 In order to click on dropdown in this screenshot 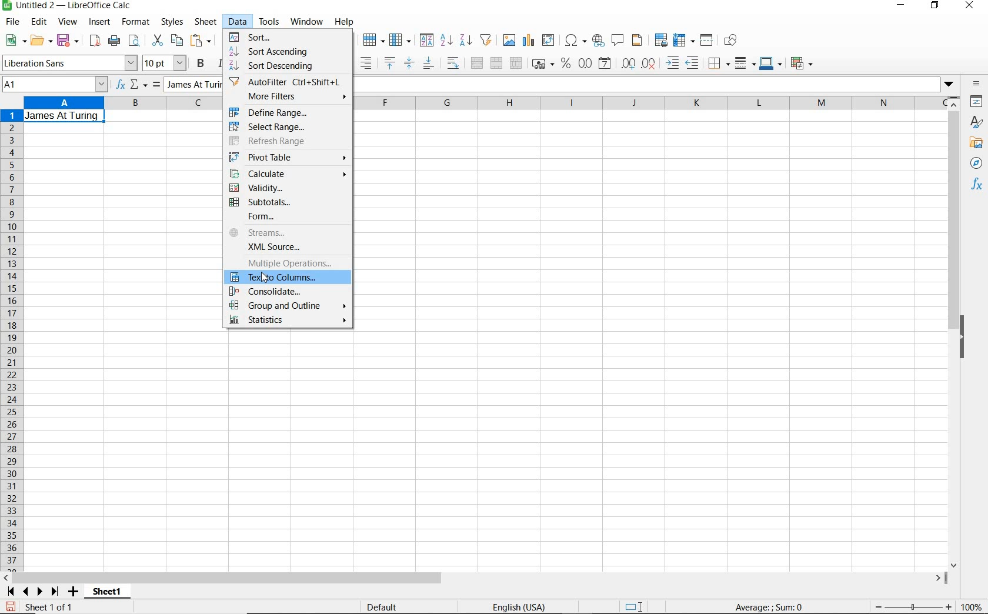, I will do `click(949, 84)`.